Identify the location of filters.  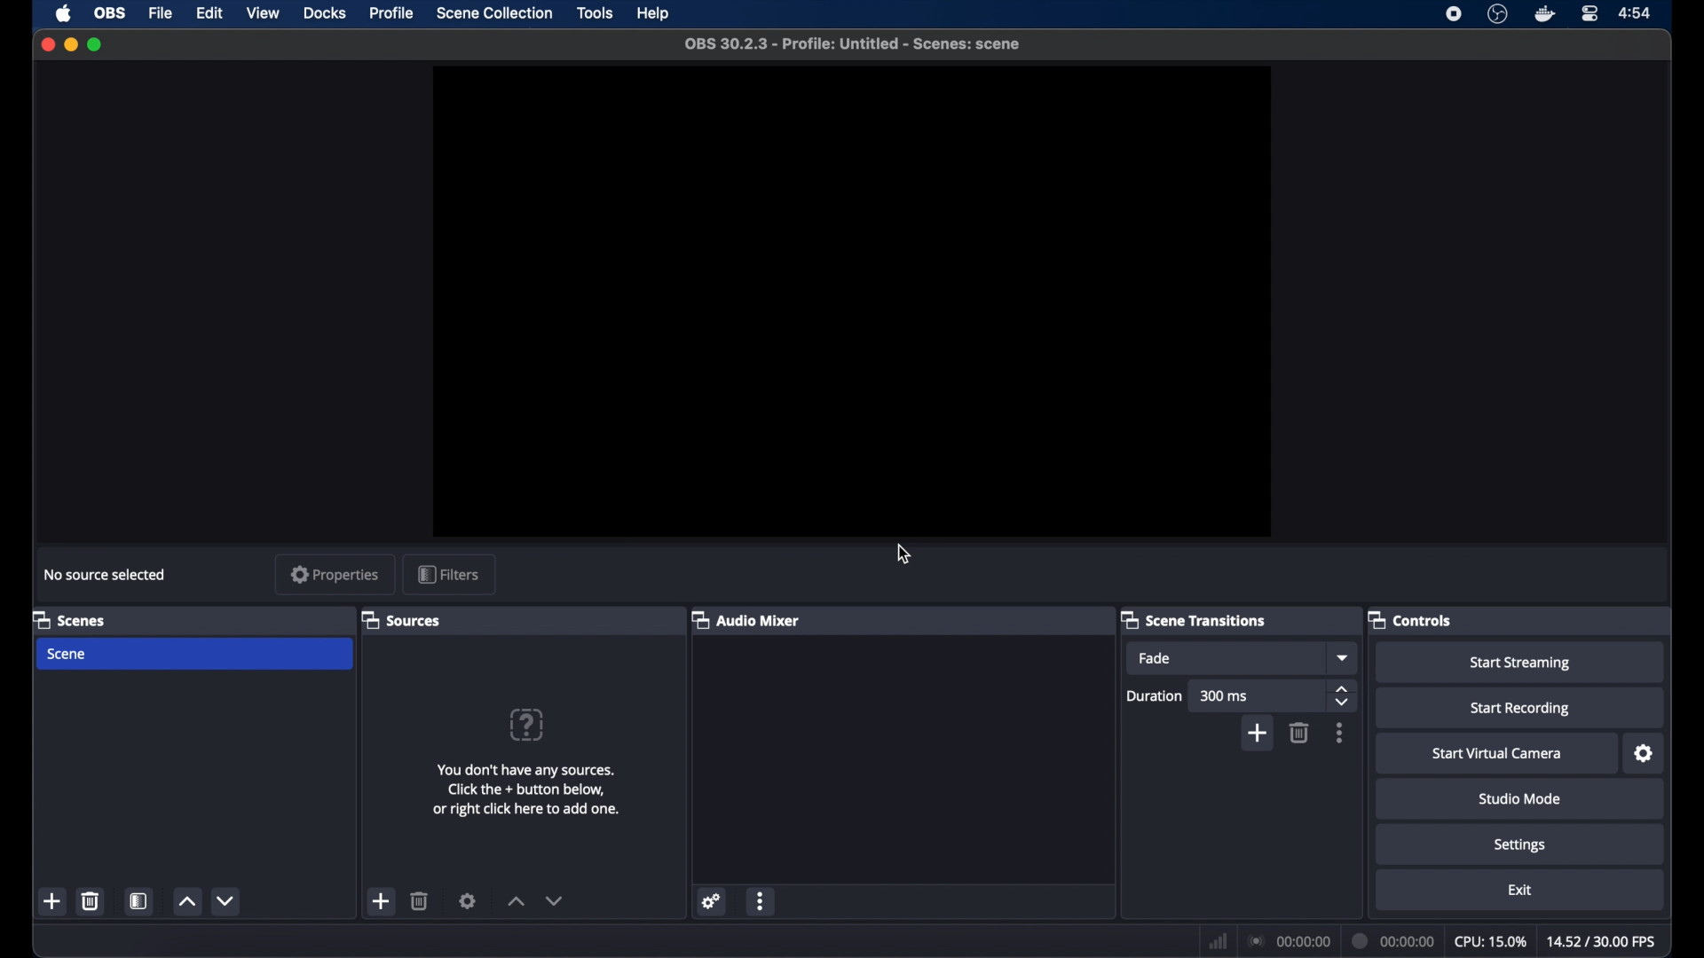
(451, 575).